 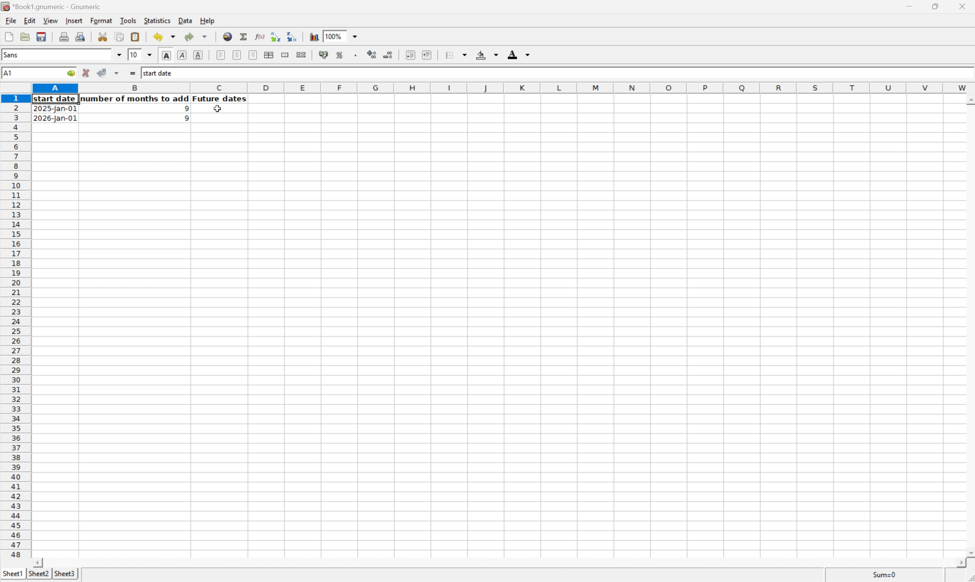 What do you see at coordinates (184, 108) in the screenshot?
I see `9` at bounding box center [184, 108].